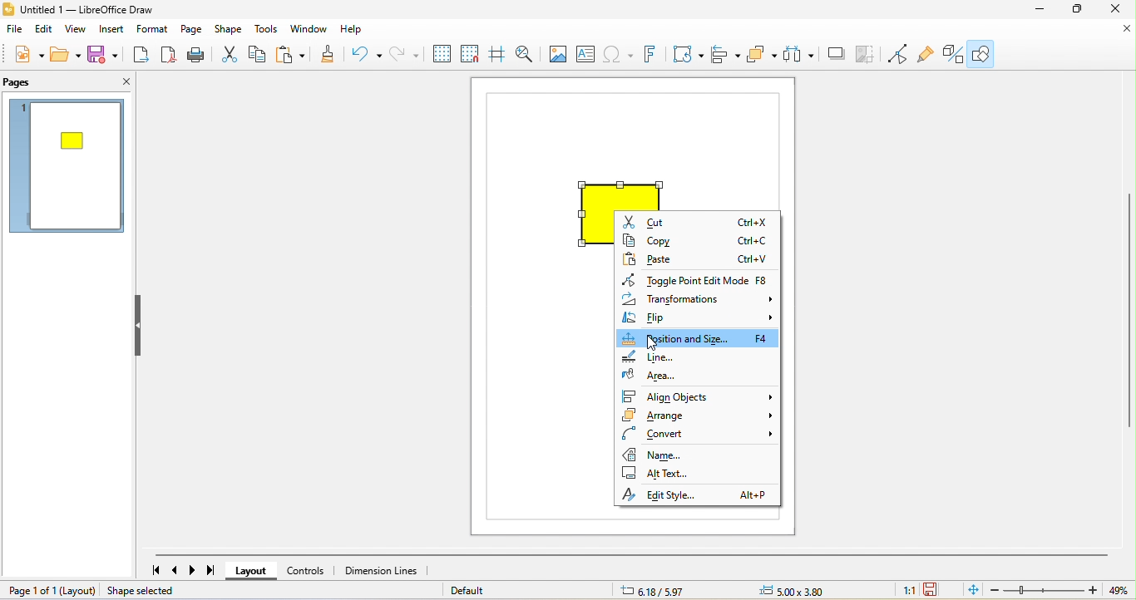 Image resolution: width=1136 pixels, height=600 pixels. Describe the element at coordinates (68, 170) in the screenshot. I see `page 1` at that location.